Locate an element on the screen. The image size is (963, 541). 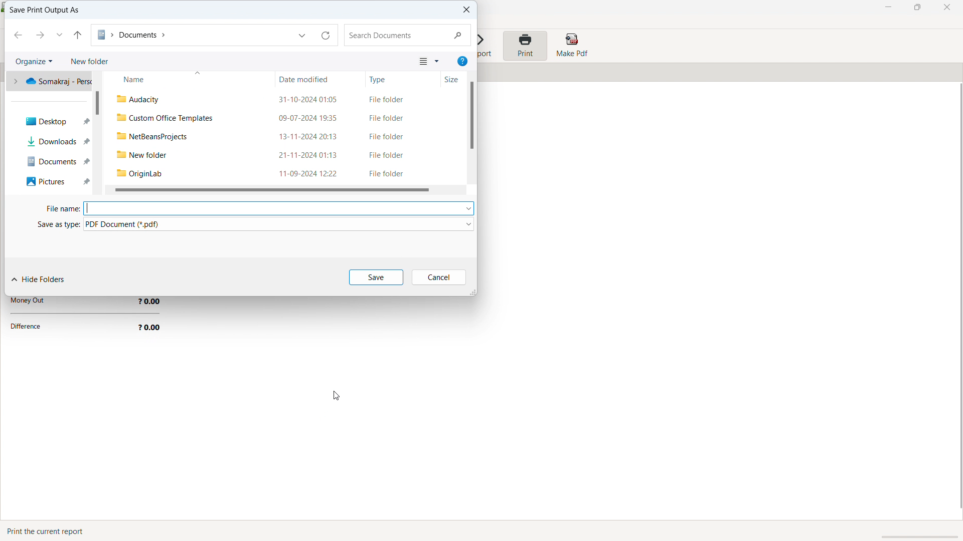
sort by name is located at coordinates (188, 79).